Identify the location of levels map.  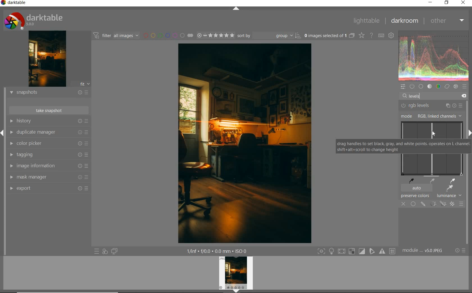
(431, 145).